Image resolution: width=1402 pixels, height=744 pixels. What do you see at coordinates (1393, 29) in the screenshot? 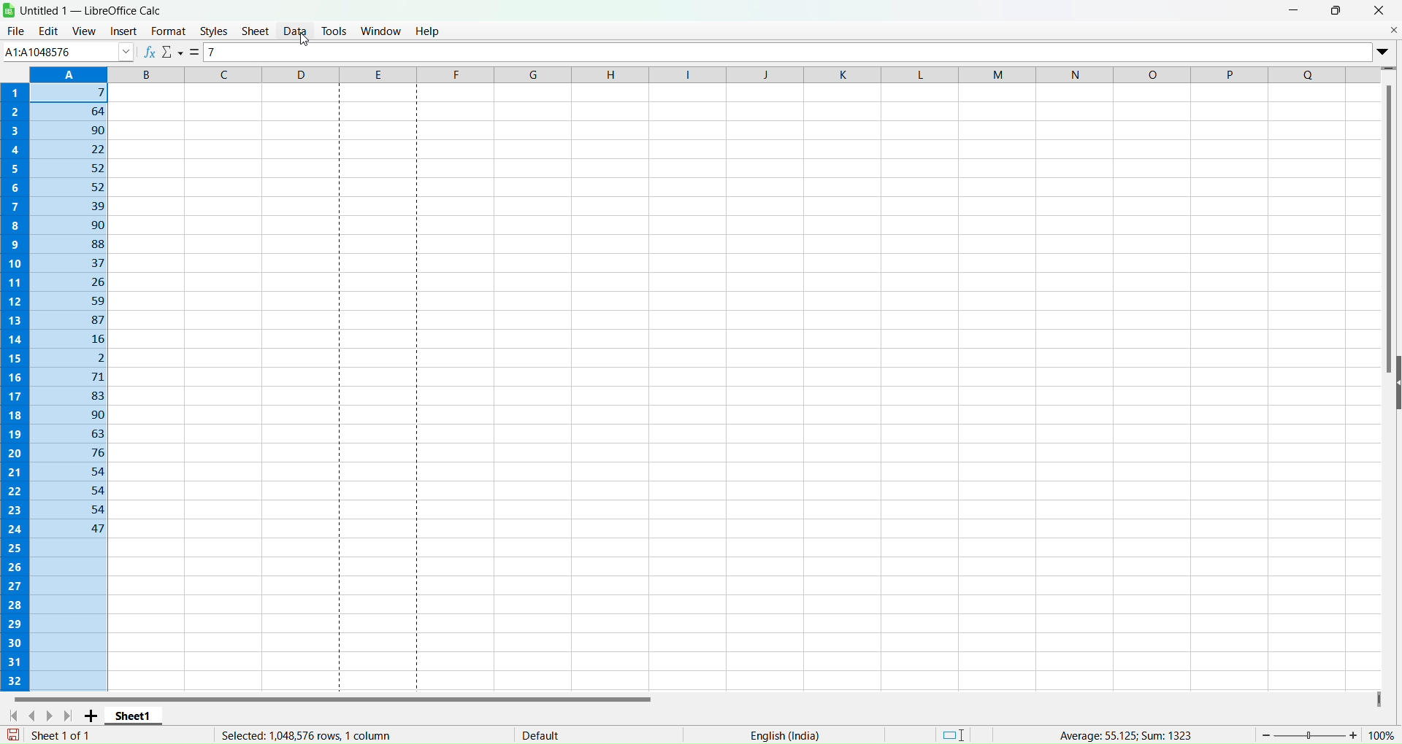
I see `Close Document` at bounding box center [1393, 29].